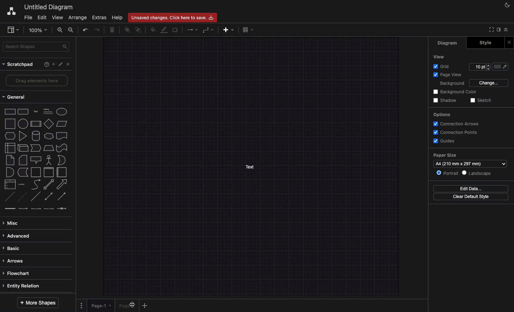  What do you see at coordinates (509, 42) in the screenshot?
I see `Close` at bounding box center [509, 42].